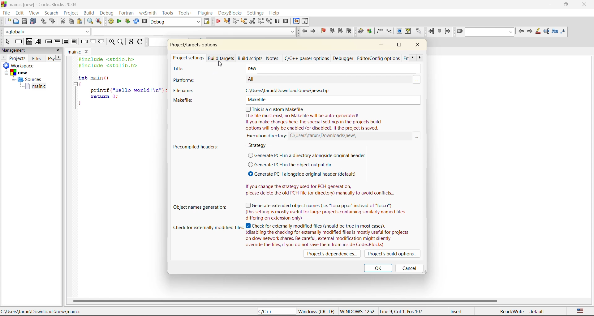 This screenshot has height=316, width=594. I want to click on project settings, so click(188, 58).